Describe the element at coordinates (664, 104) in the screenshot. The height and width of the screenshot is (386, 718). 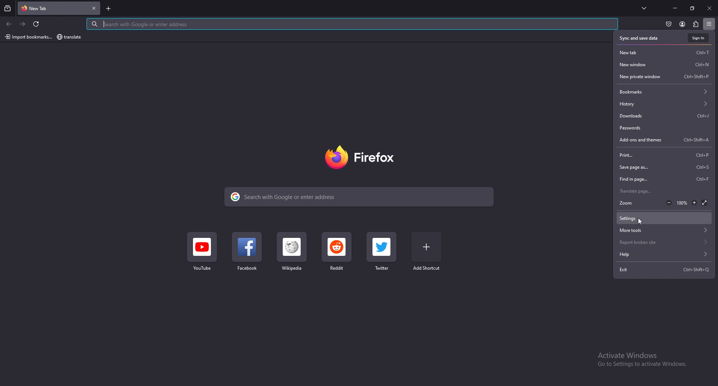
I see `history` at that location.